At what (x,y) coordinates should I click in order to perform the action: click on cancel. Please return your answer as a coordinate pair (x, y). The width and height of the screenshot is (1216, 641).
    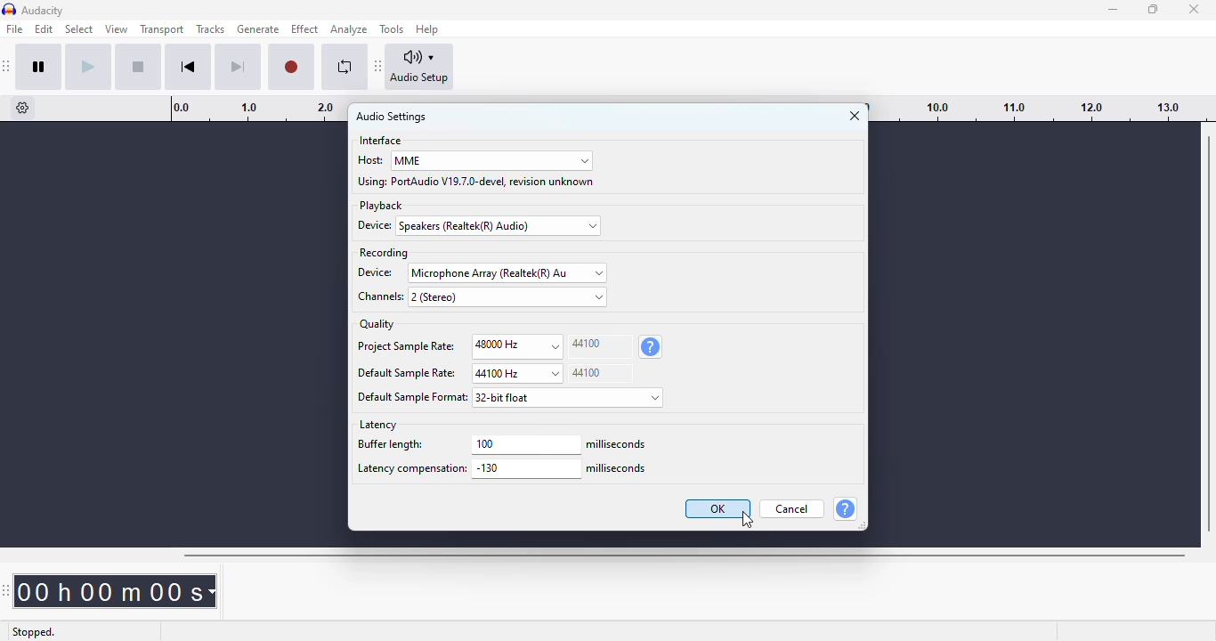
    Looking at the image, I should click on (792, 508).